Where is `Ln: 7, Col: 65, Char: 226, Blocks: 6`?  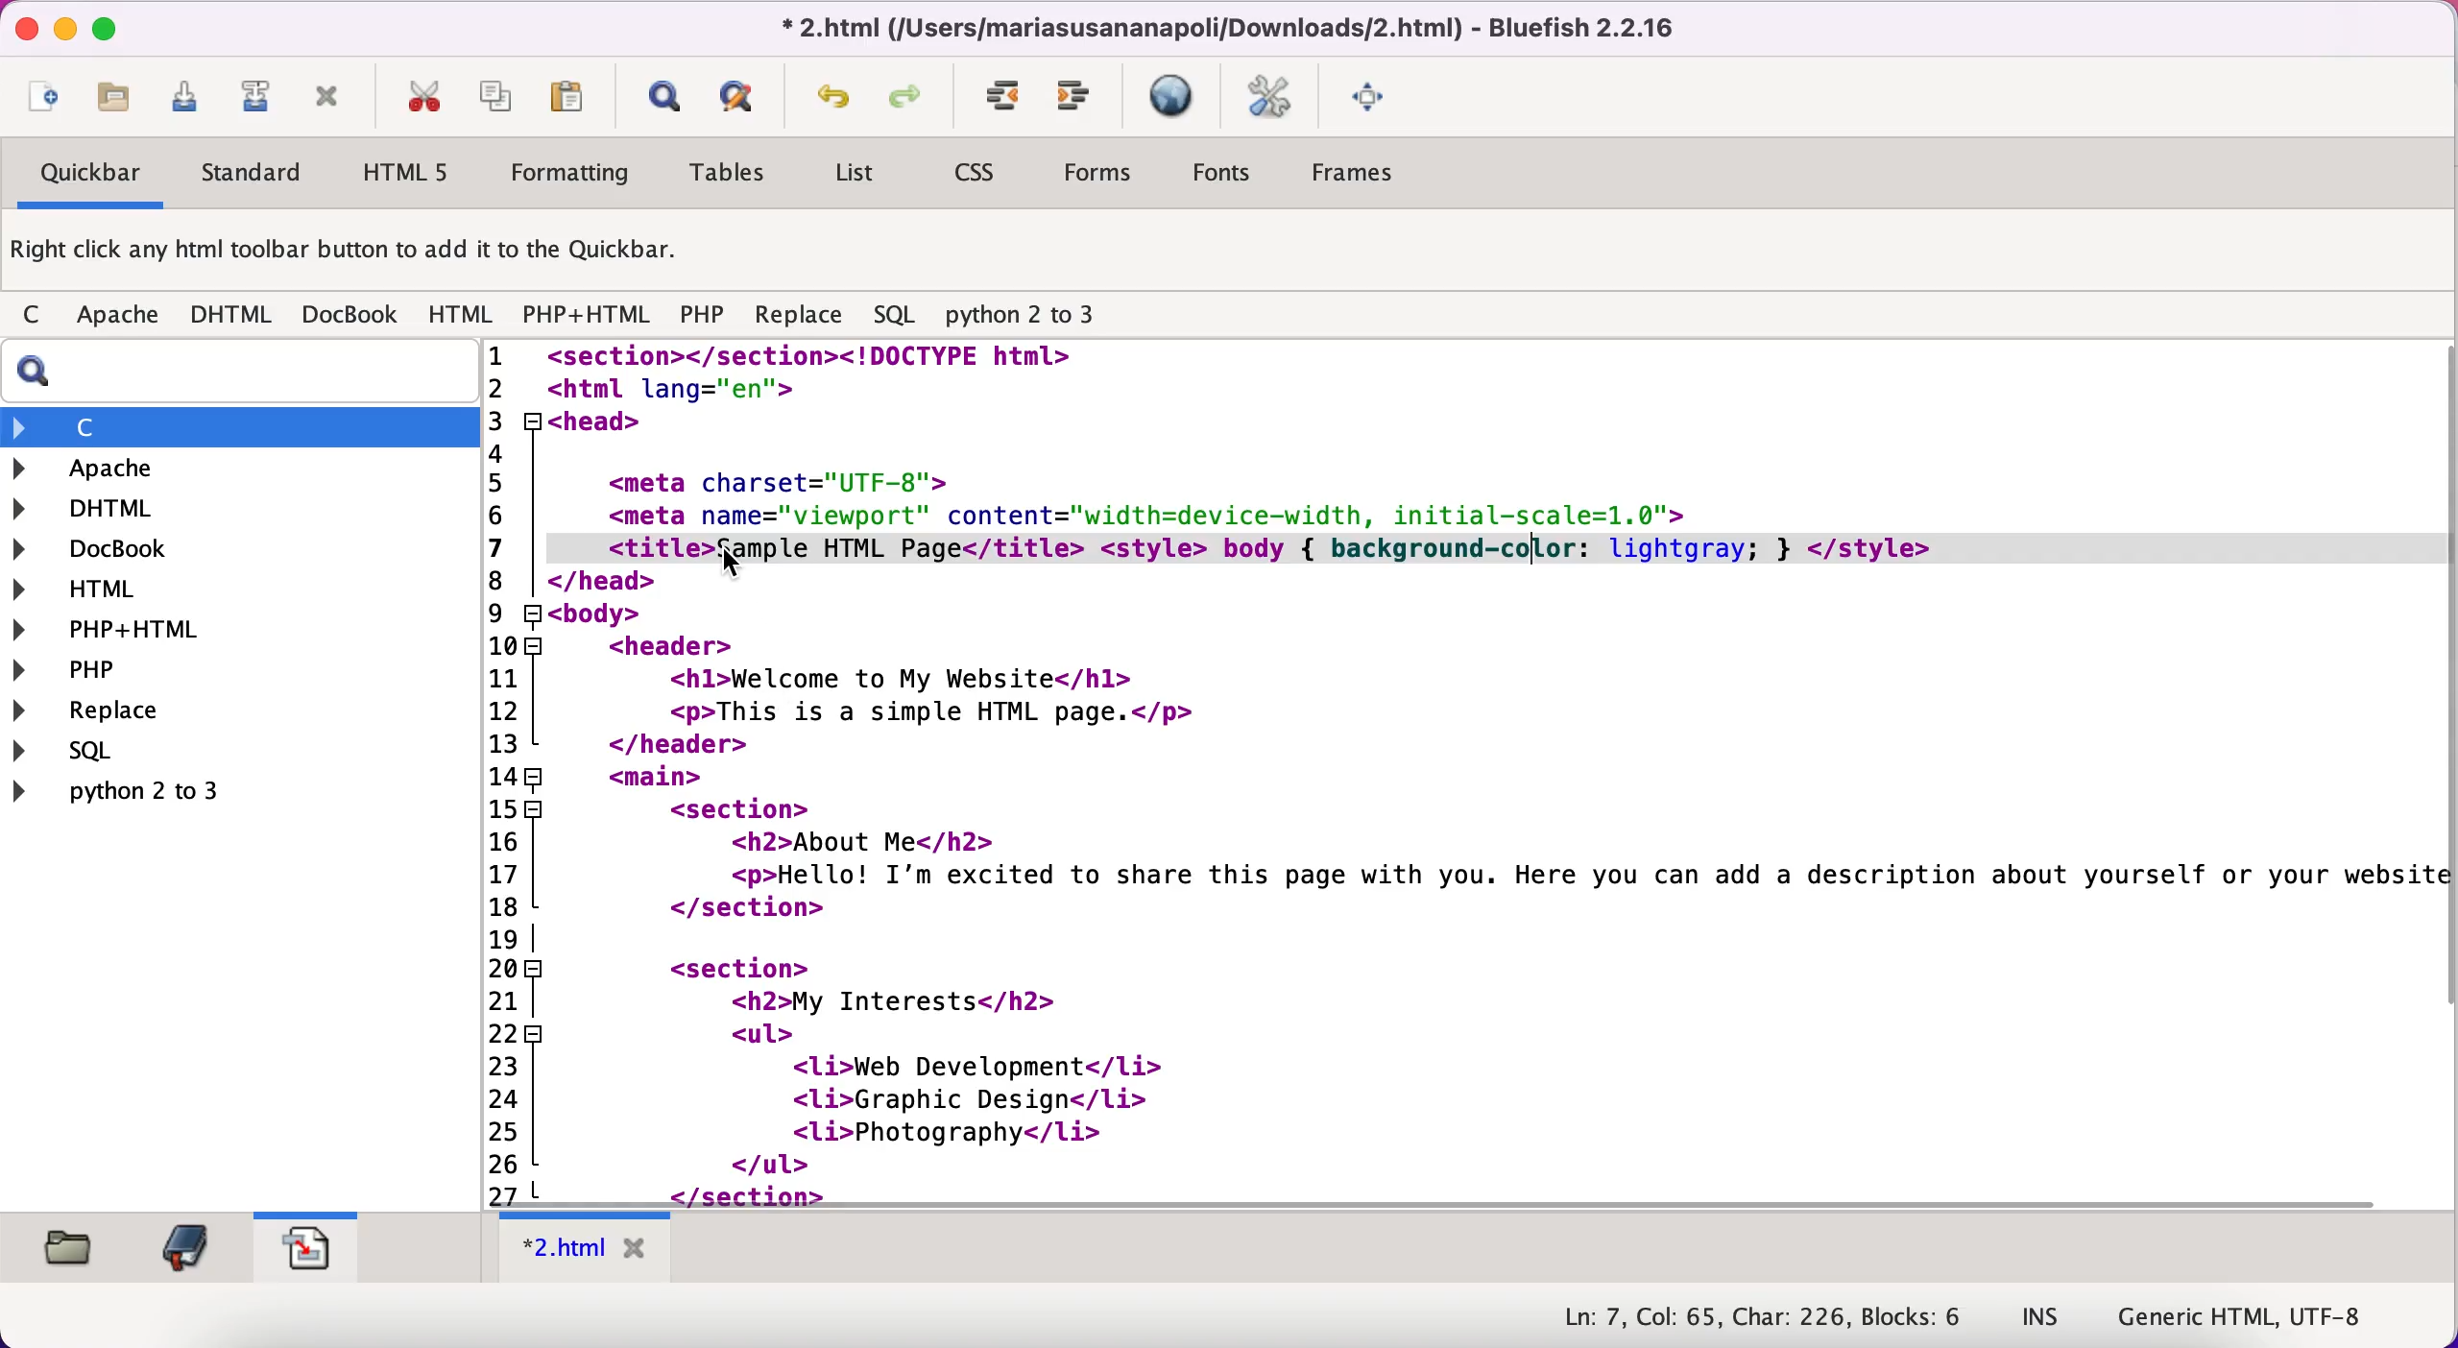
Ln: 7, Col: 65, Char: 226, Blocks: 6 is located at coordinates (1765, 1318).